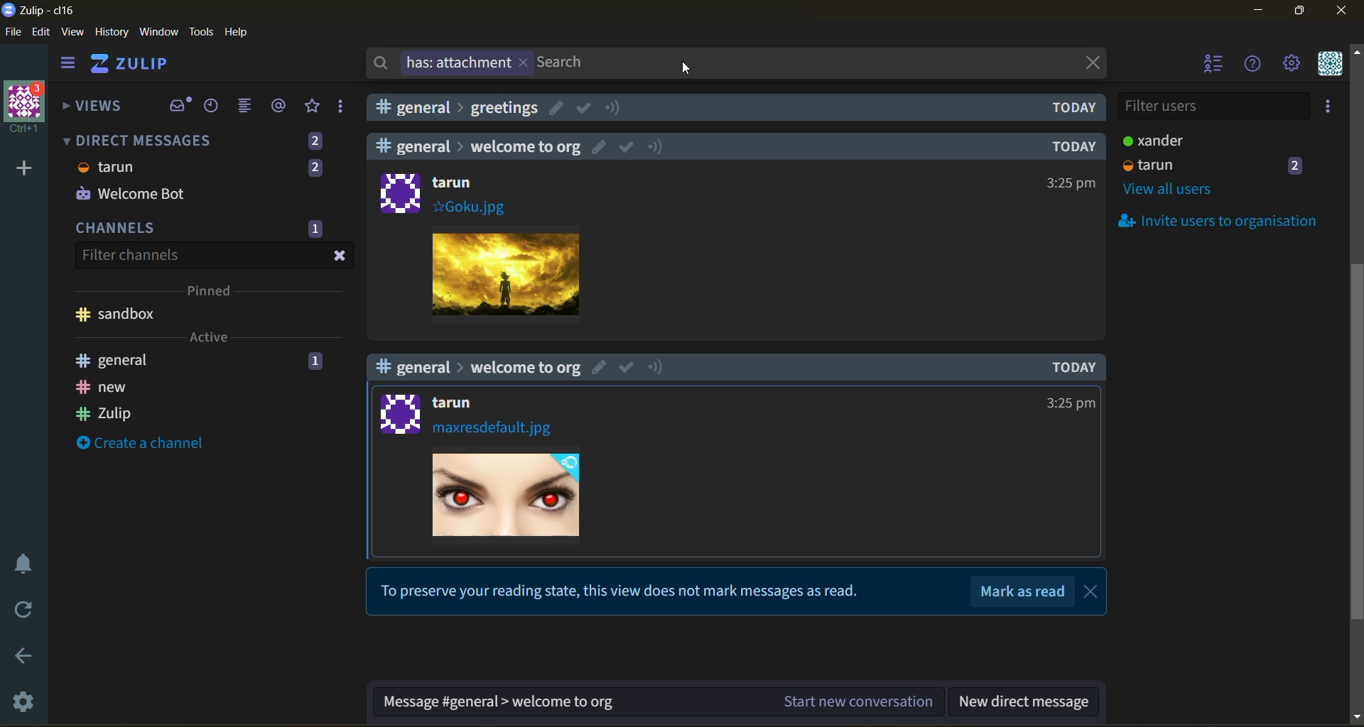  Describe the element at coordinates (315, 363) in the screenshot. I see `1` at that location.